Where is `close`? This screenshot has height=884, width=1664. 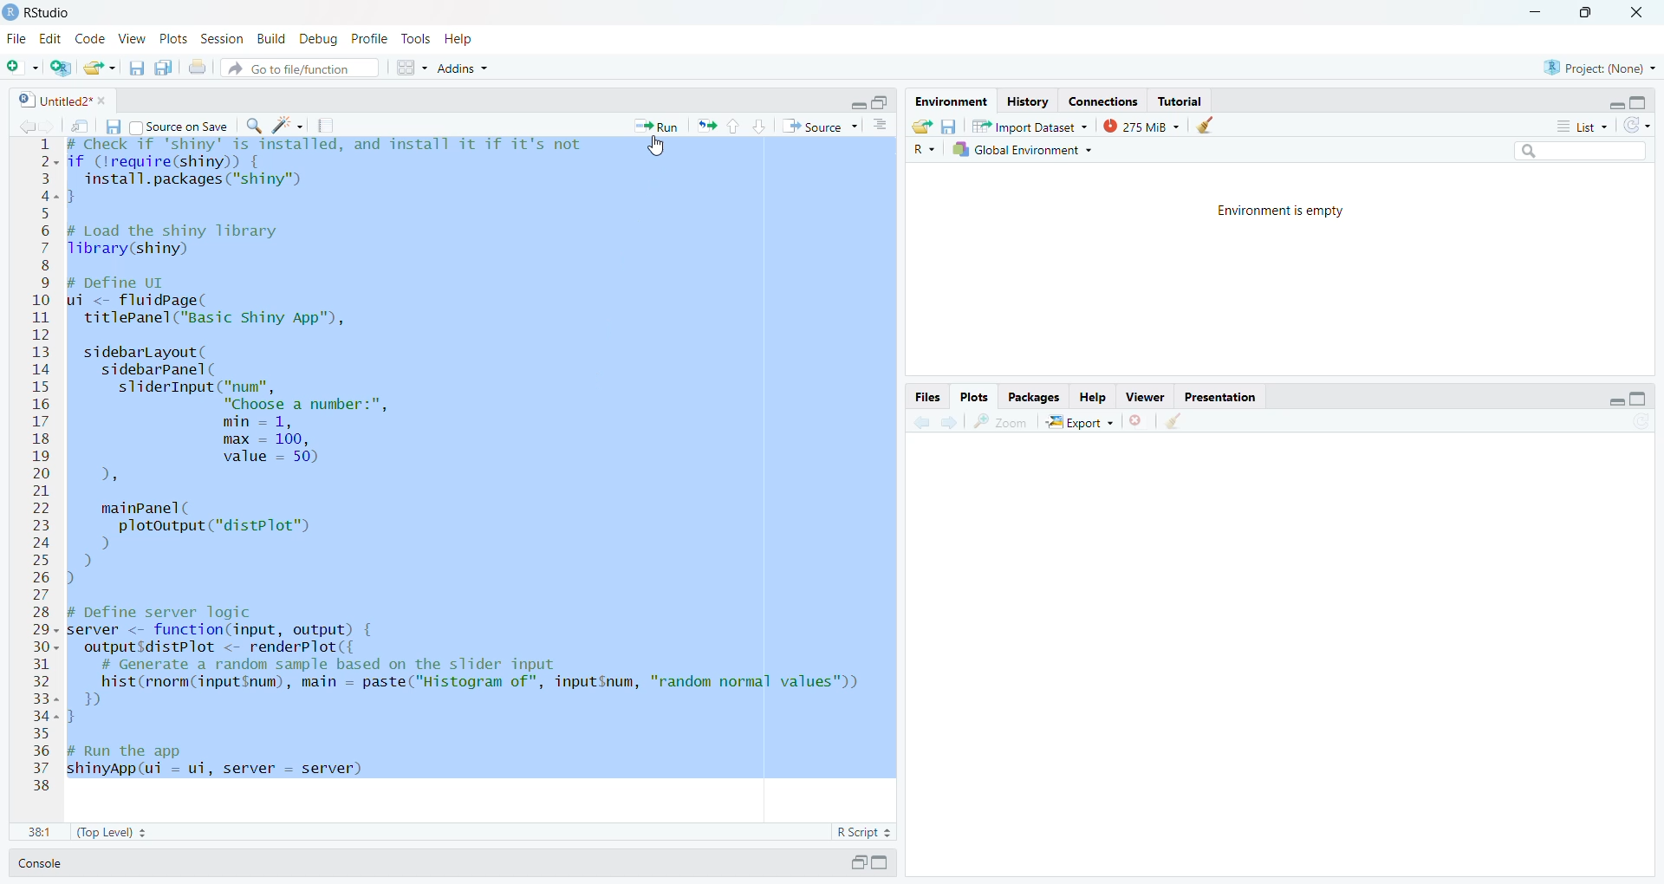
close is located at coordinates (1134, 420).